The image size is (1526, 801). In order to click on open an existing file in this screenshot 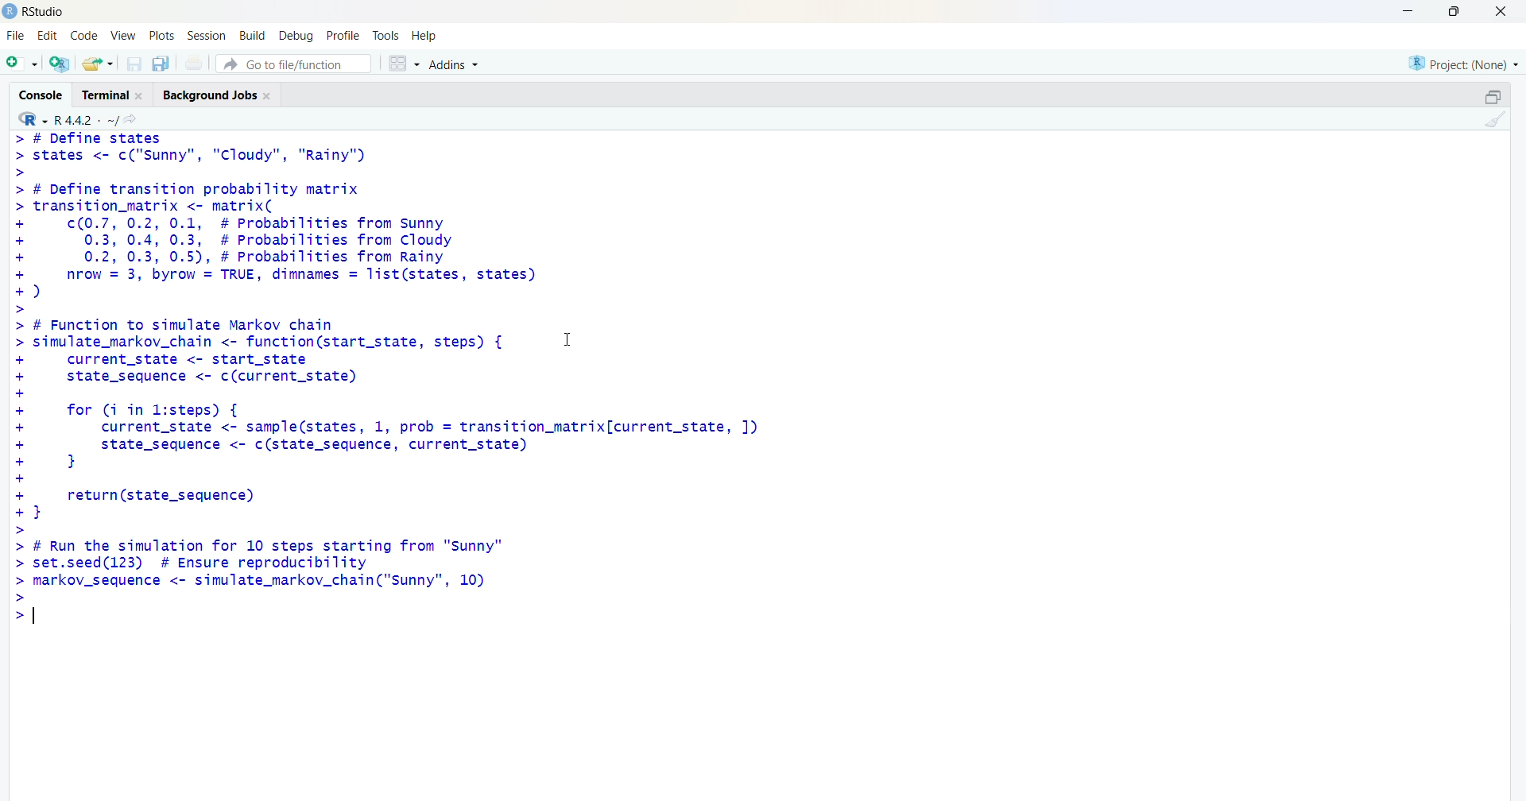, I will do `click(98, 63)`.